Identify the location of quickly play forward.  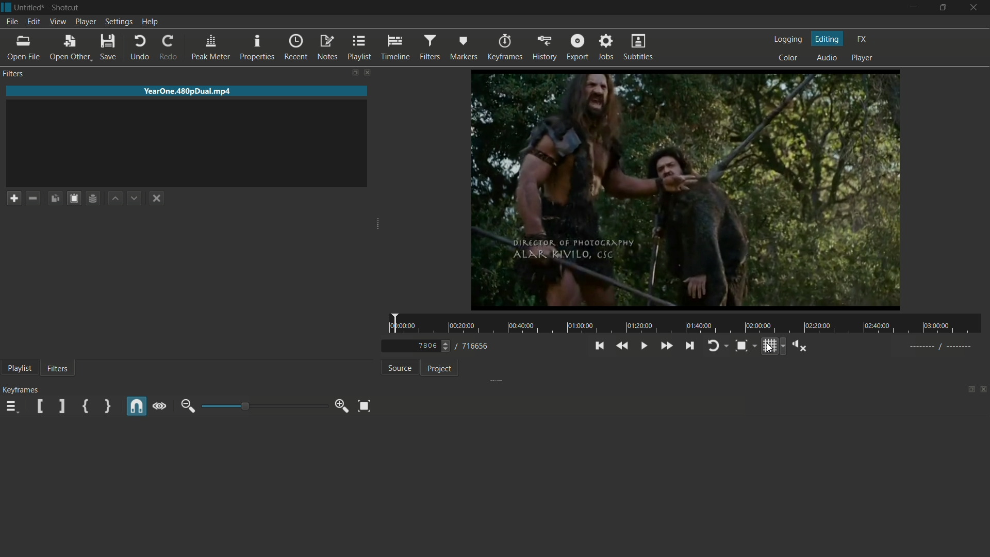
(667, 345).